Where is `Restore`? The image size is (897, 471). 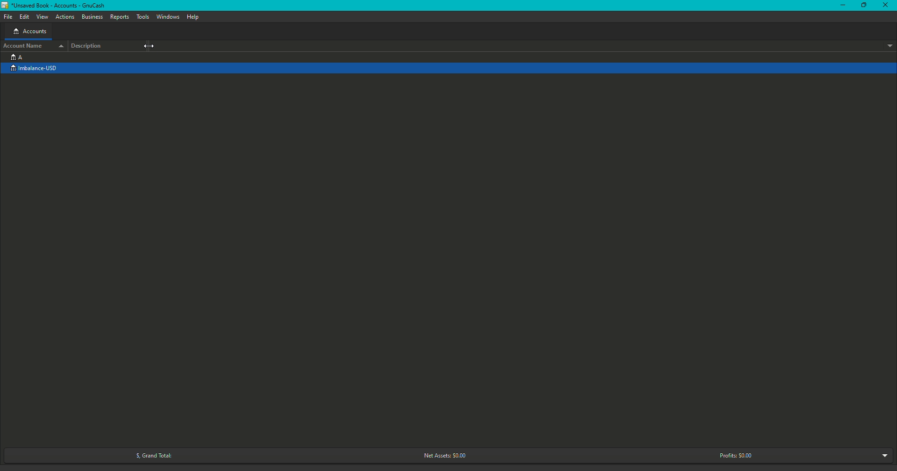
Restore is located at coordinates (863, 6).